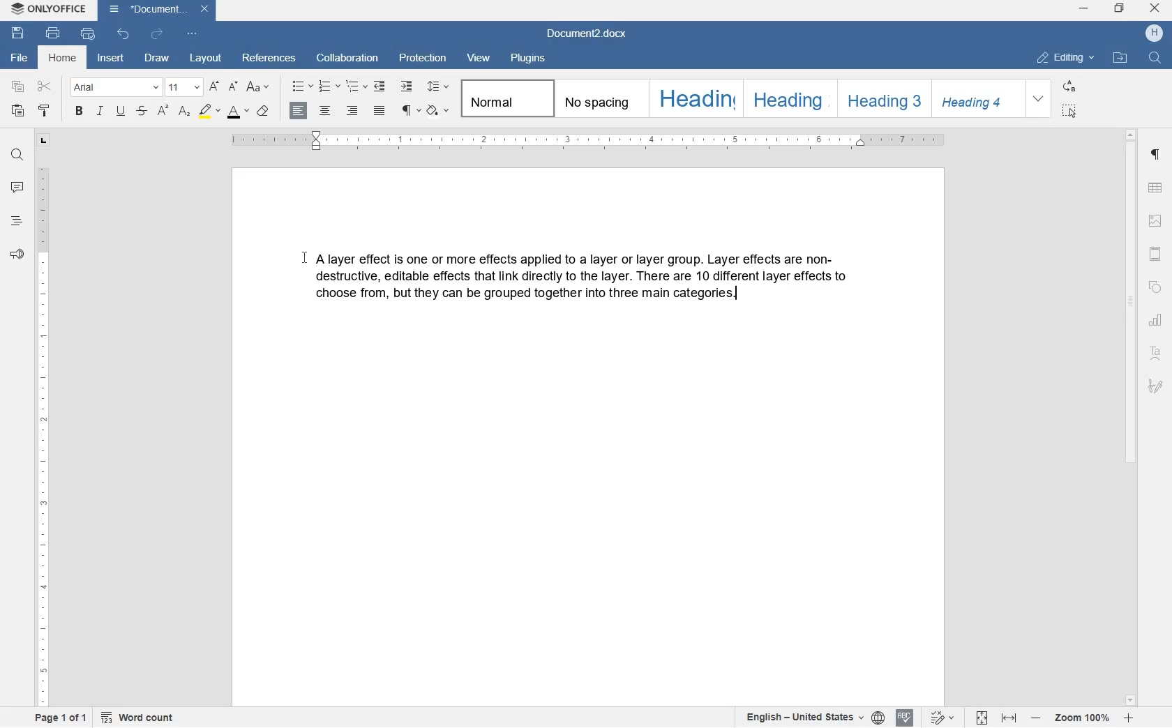 The image size is (1172, 728). I want to click on superscript, so click(163, 112).